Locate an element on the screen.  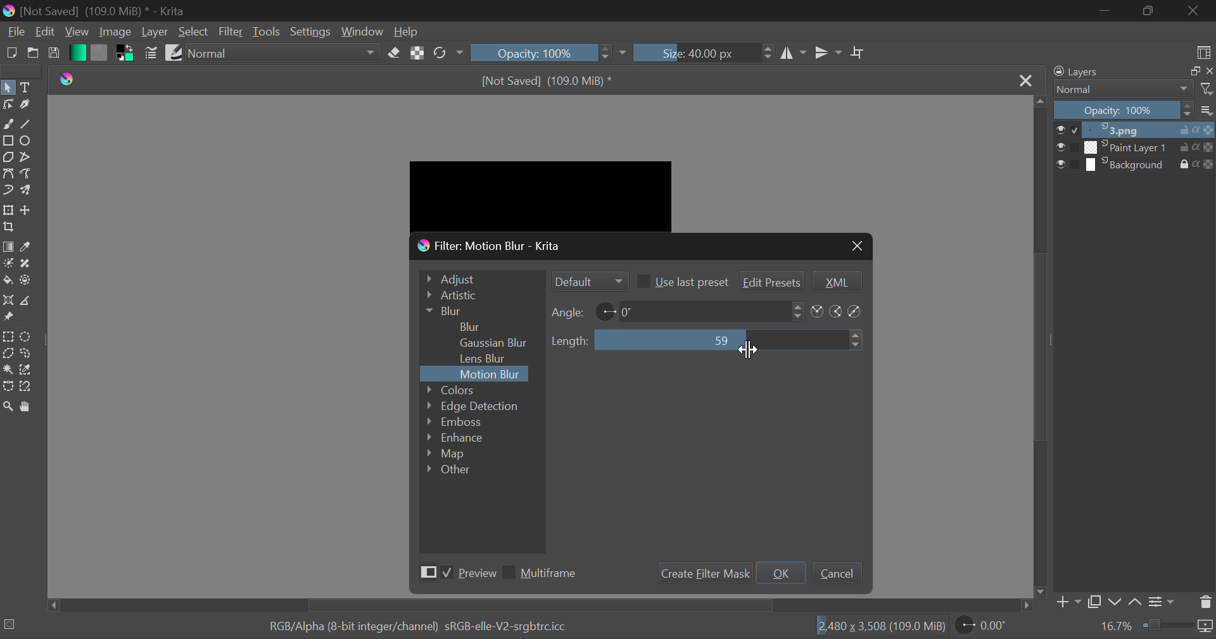
Transform Layers is located at coordinates (8, 211).